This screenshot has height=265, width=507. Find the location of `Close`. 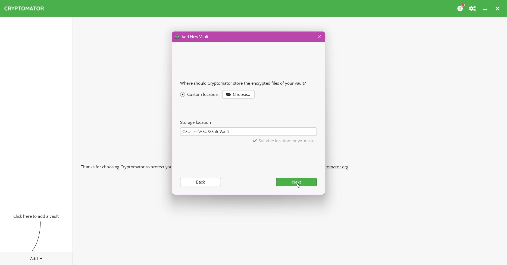

Close is located at coordinates (318, 37).